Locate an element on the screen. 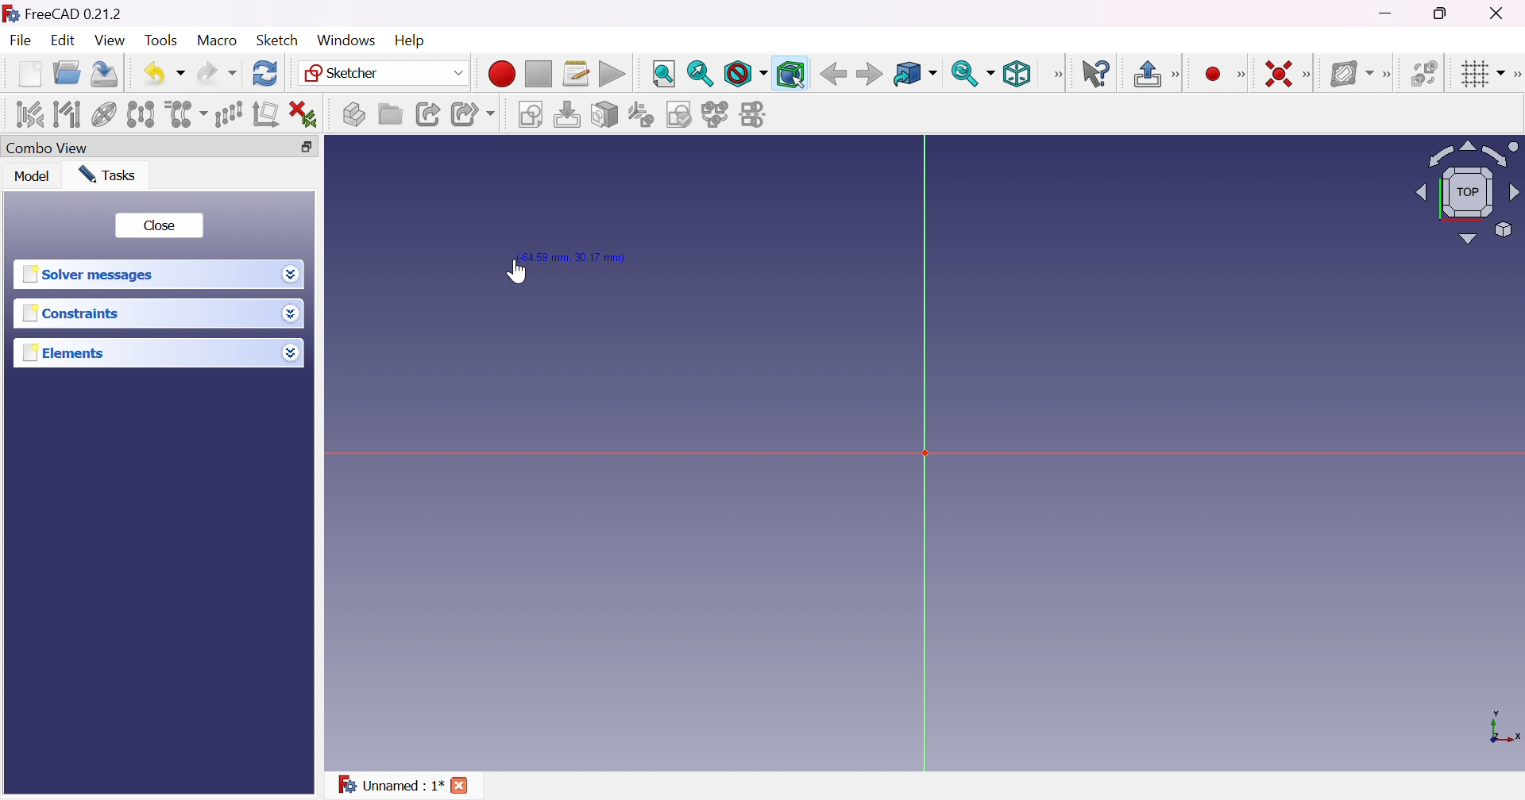 Image resolution: width=1525 pixels, height=800 pixels. [Sketcher constraints] is located at coordinates (1310, 75).